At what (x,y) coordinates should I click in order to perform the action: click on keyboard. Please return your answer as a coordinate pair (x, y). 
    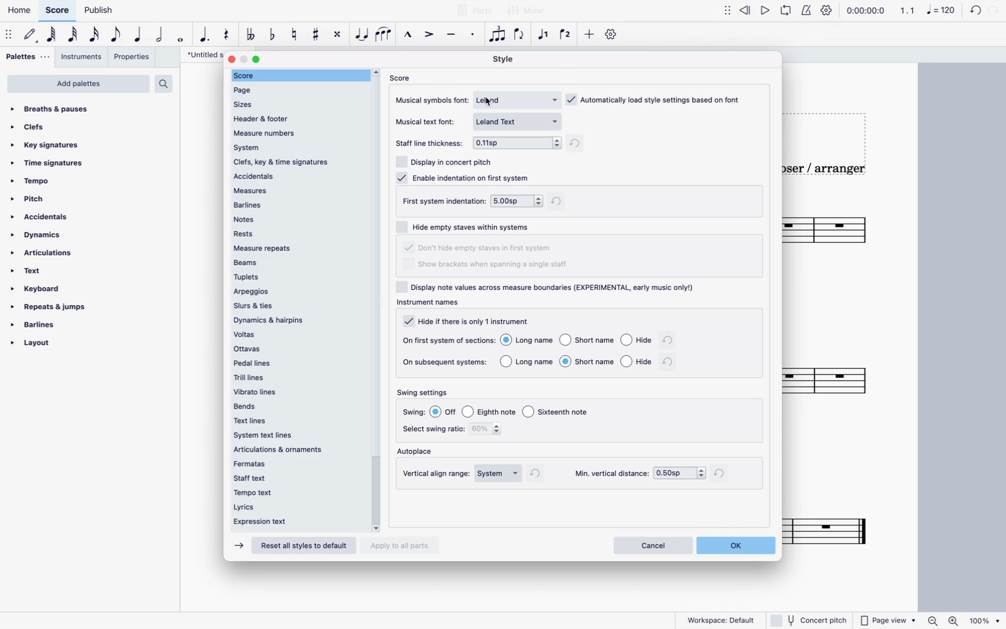
    Looking at the image, I should click on (41, 289).